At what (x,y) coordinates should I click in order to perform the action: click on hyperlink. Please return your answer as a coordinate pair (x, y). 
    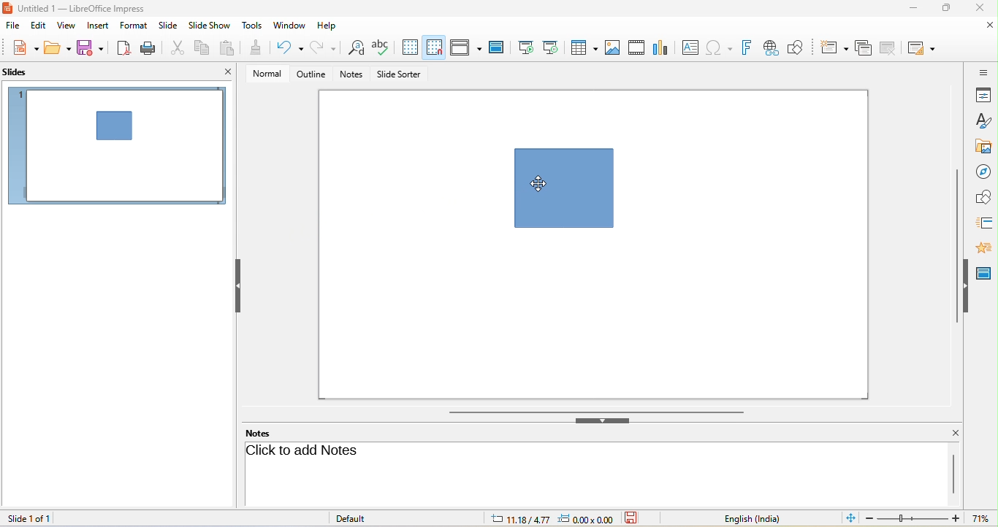
    Looking at the image, I should click on (772, 47).